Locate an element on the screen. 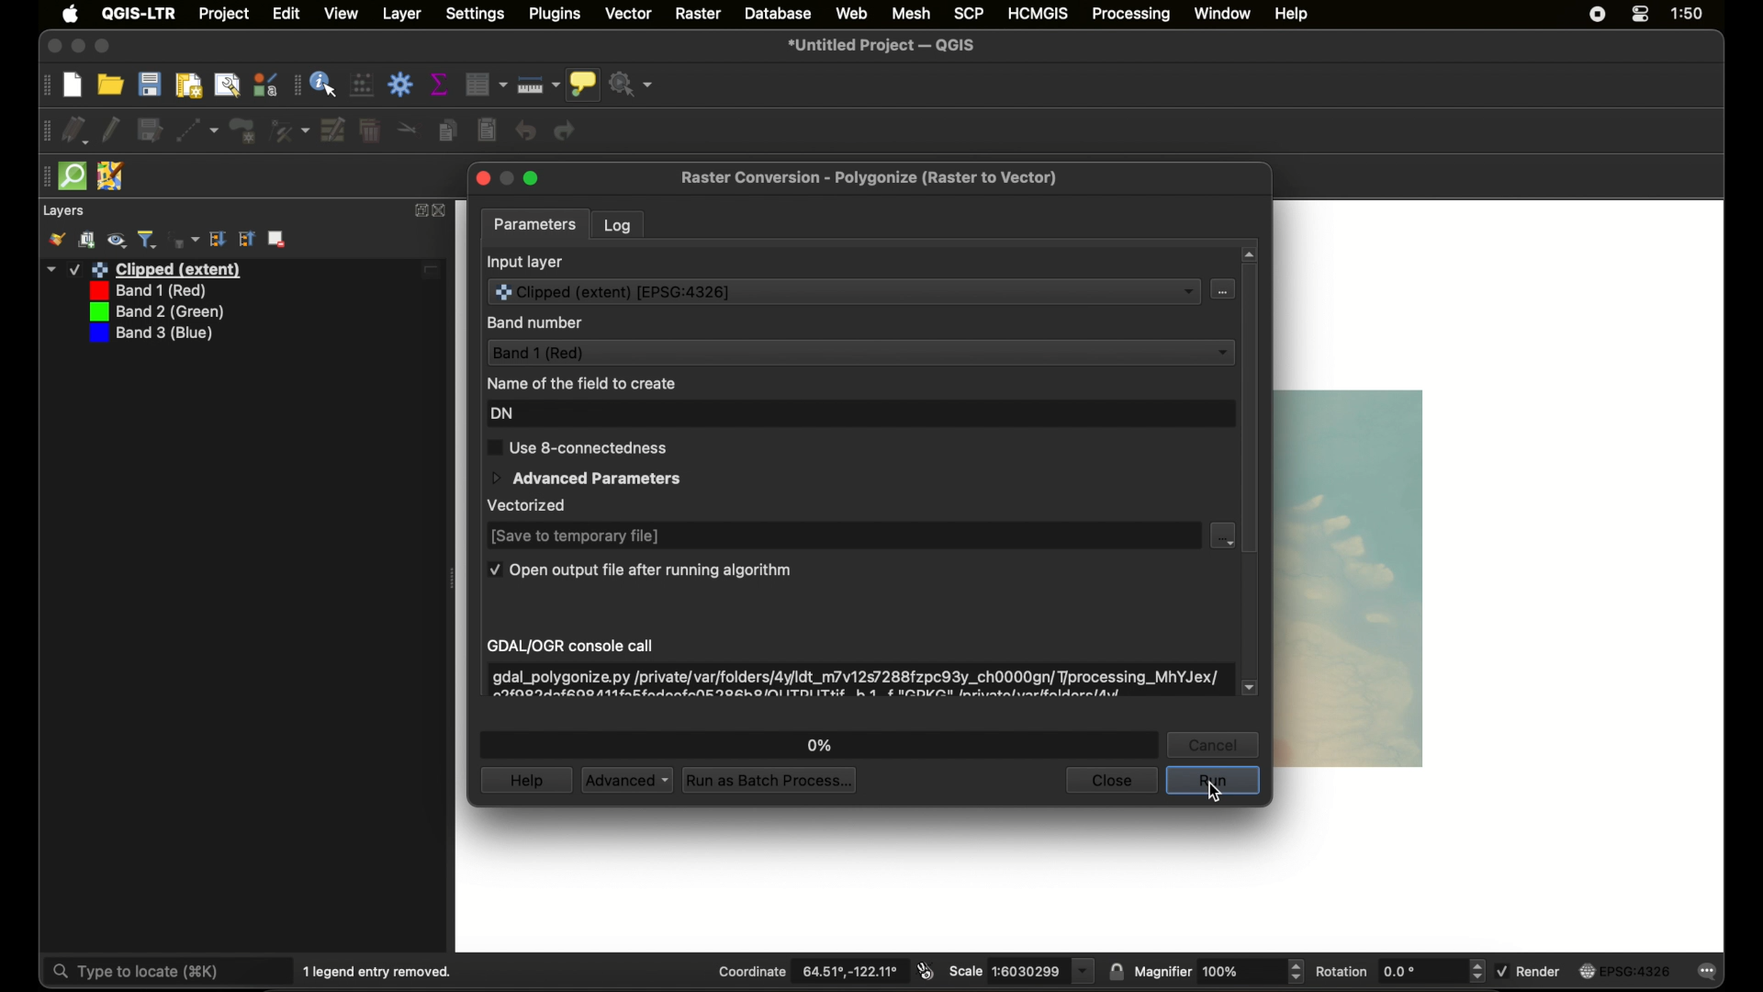 Image resolution: width=1763 pixels, height=992 pixels. HCMGIS is located at coordinates (1038, 13).